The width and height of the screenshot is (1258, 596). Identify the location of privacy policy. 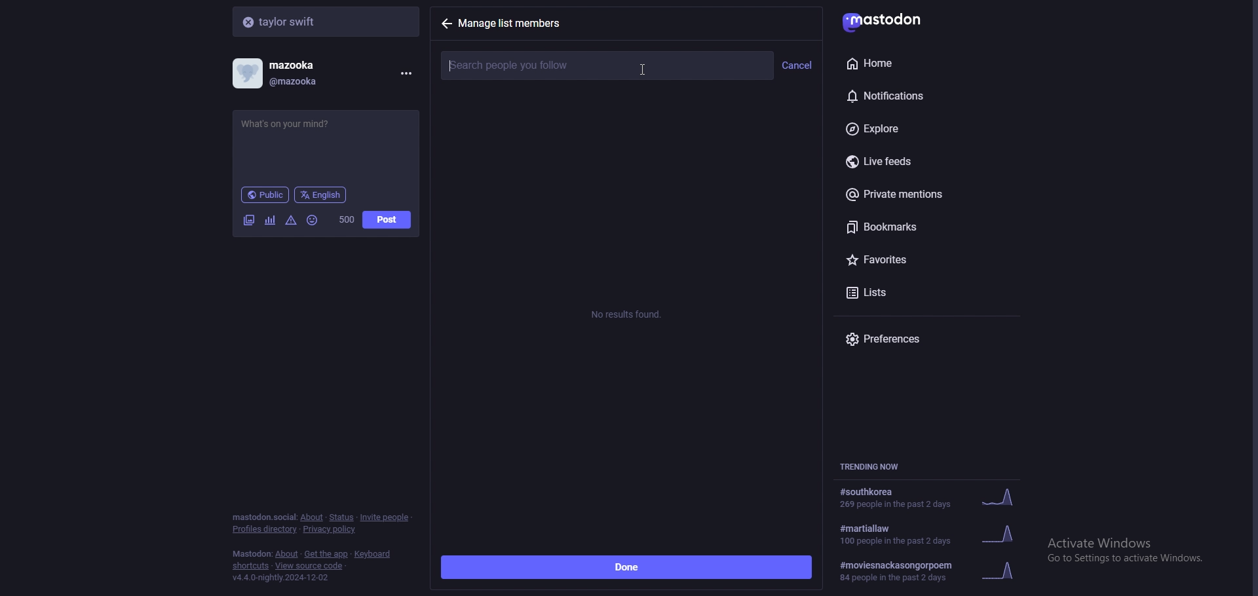
(331, 531).